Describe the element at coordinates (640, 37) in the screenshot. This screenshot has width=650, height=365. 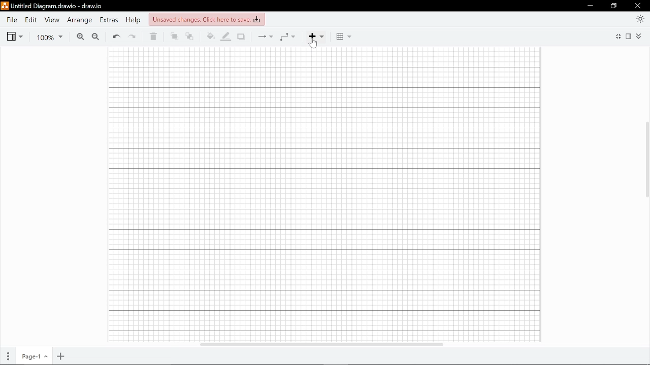
I see `Collapse/expand` at that location.